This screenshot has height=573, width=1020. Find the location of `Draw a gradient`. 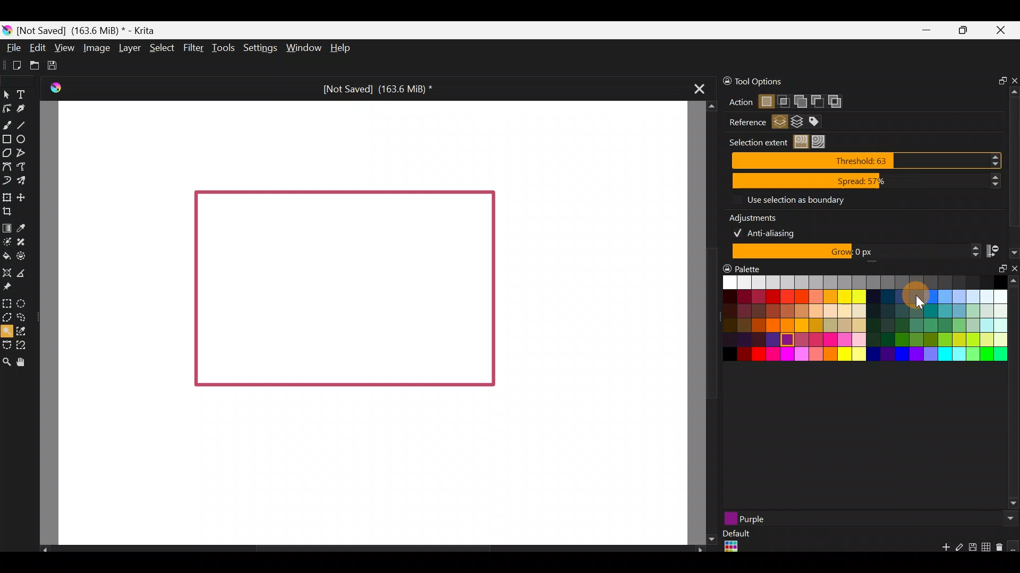

Draw a gradient is located at coordinates (7, 228).